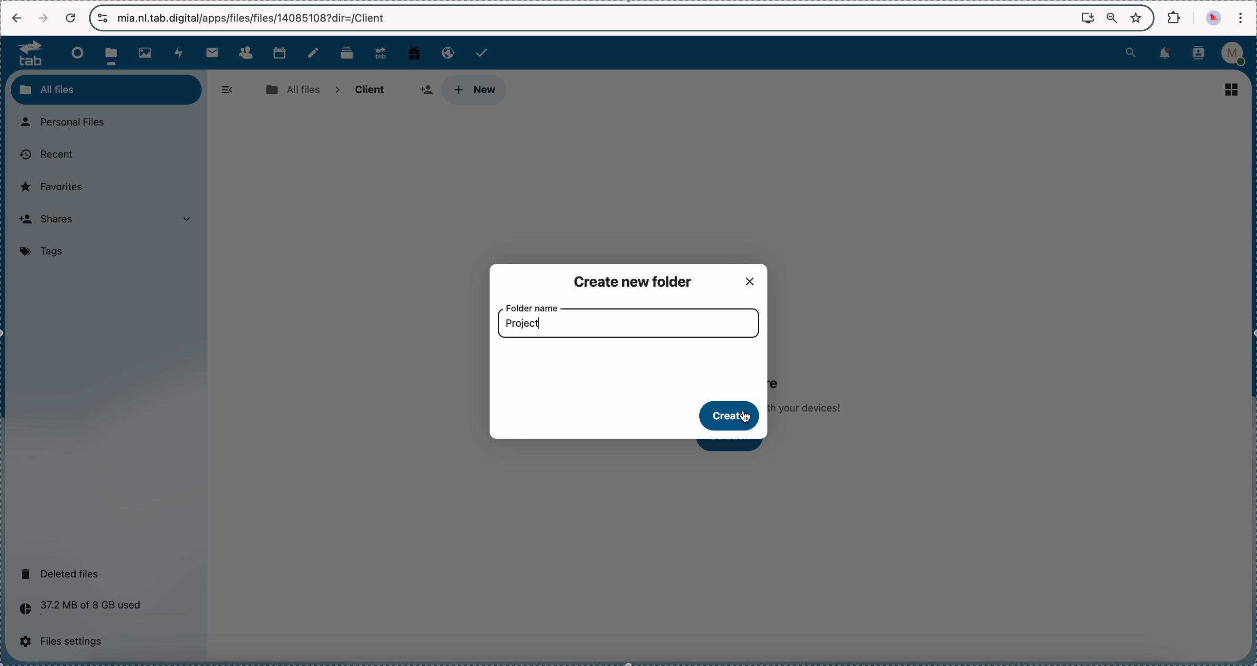  Describe the element at coordinates (245, 53) in the screenshot. I see `contacts` at that location.